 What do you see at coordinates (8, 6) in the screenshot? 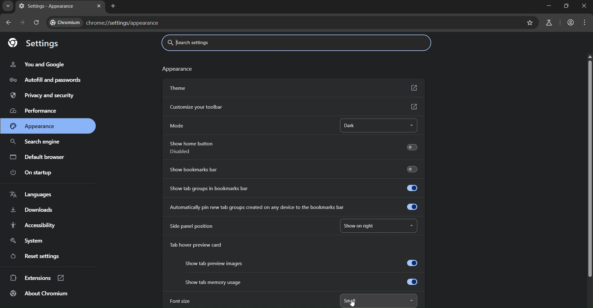
I see `search tabs` at bounding box center [8, 6].